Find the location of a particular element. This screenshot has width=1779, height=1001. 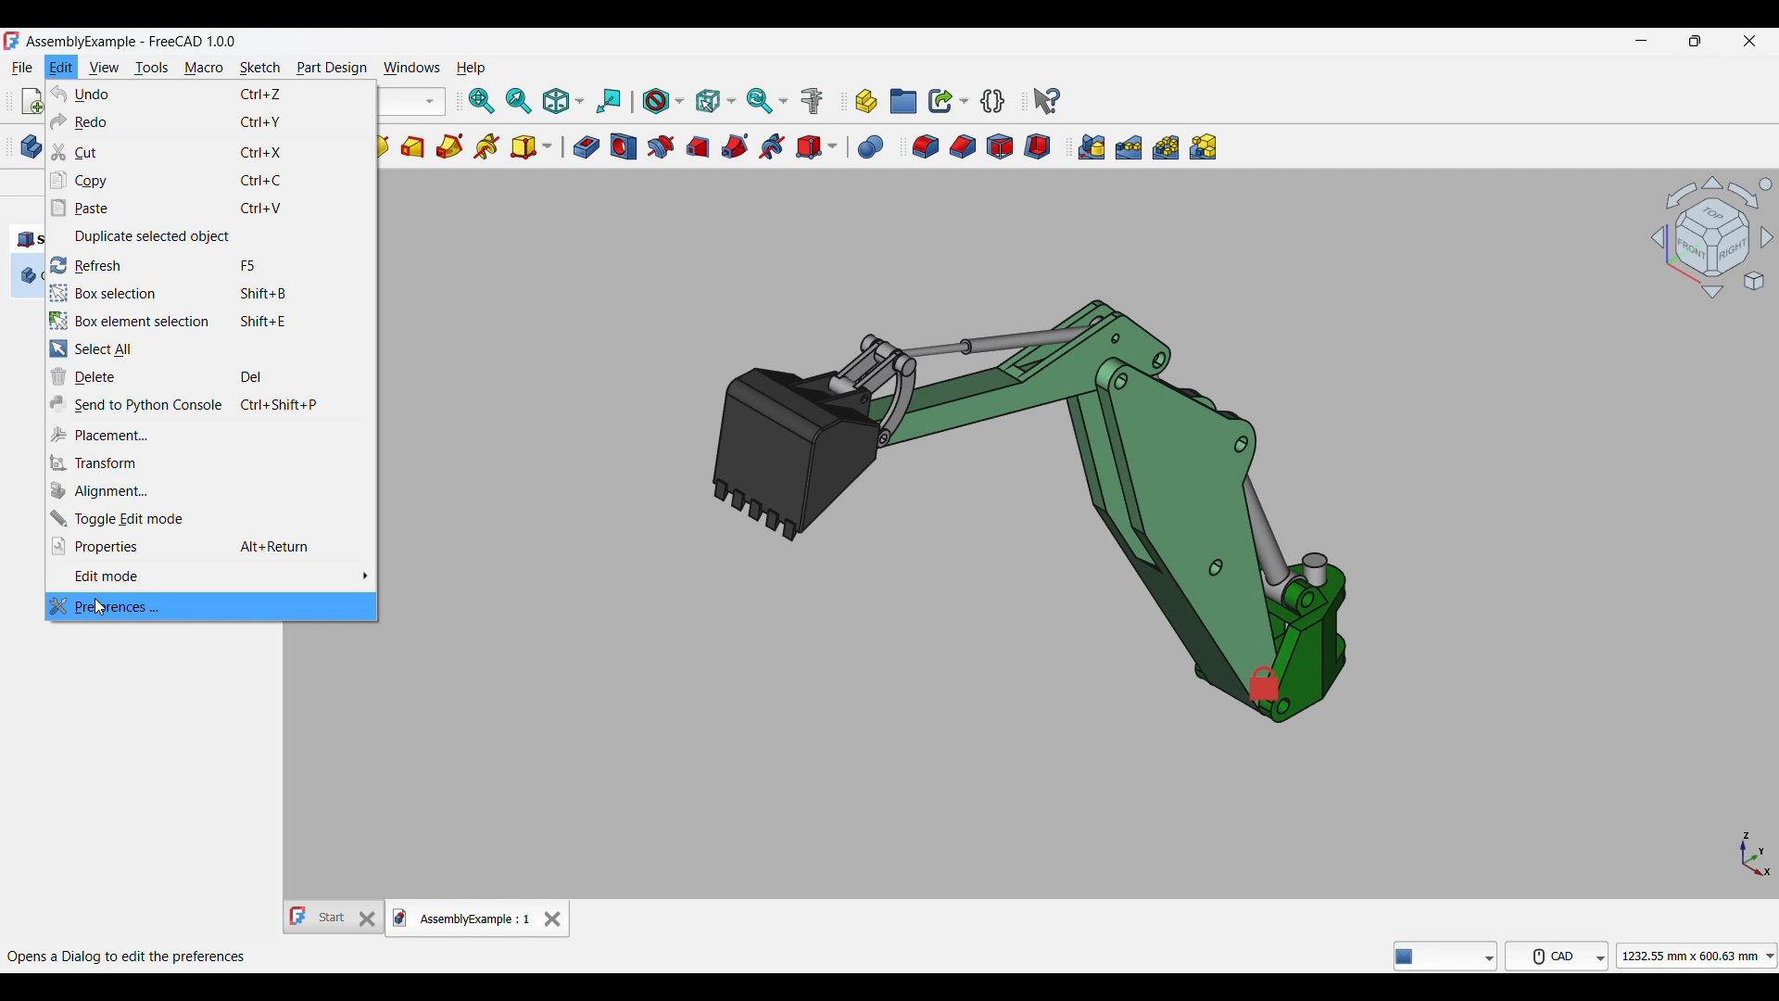

Current image on canvas is located at coordinates (1026, 496).